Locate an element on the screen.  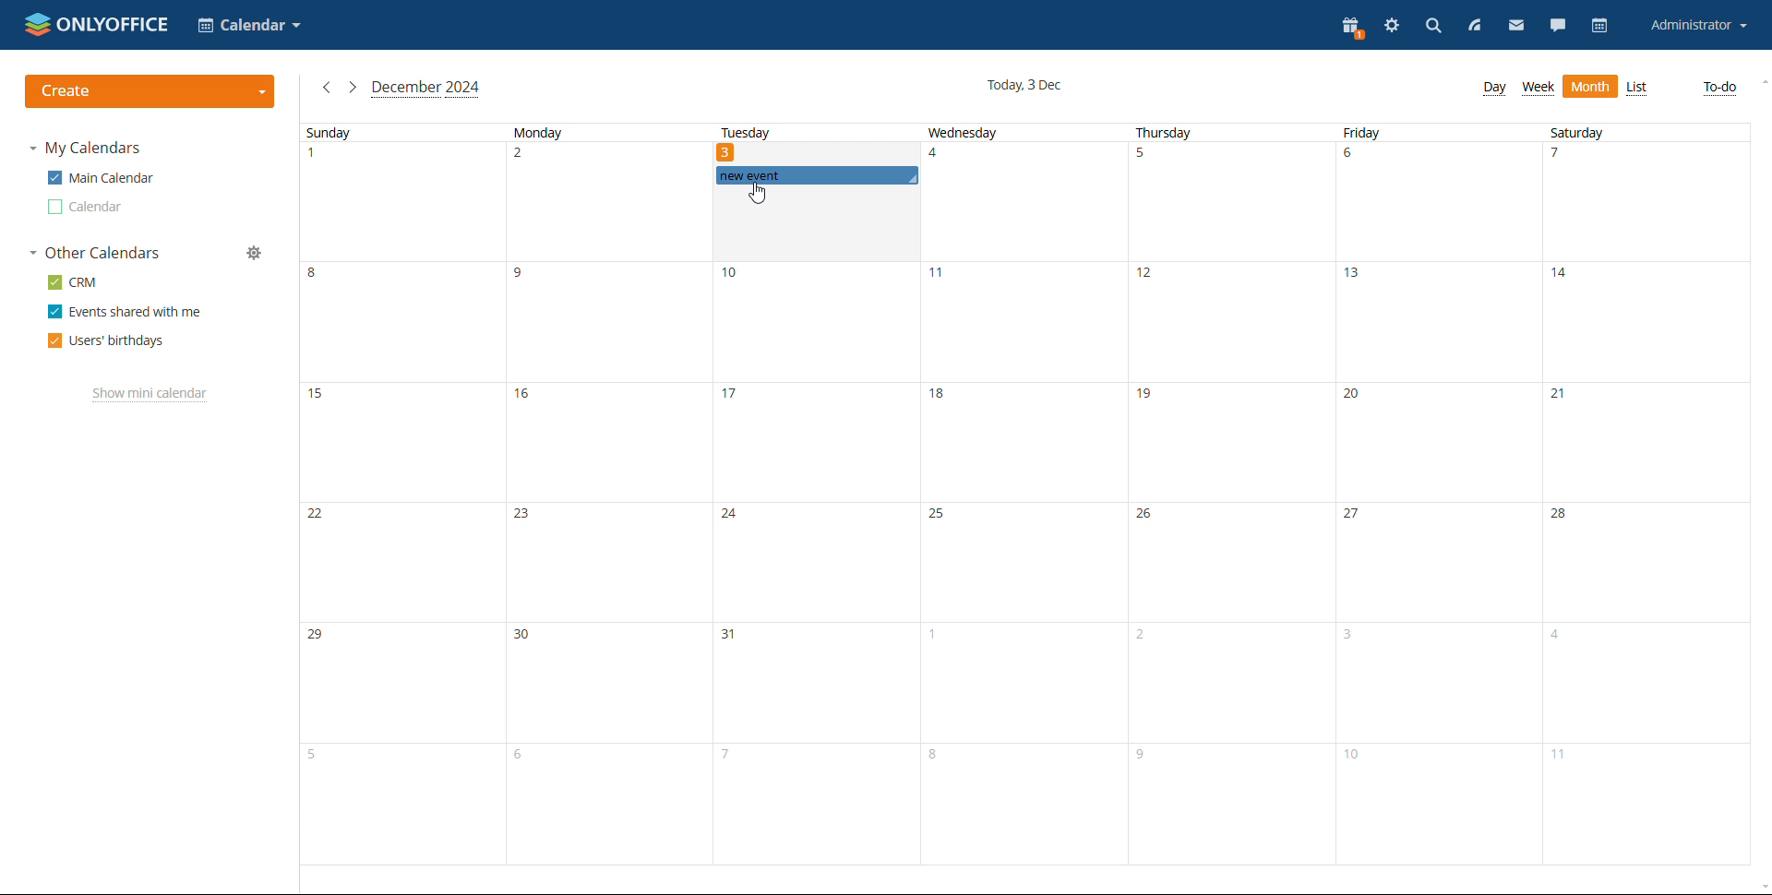
scroll down is located at coordinates (1761, 888).